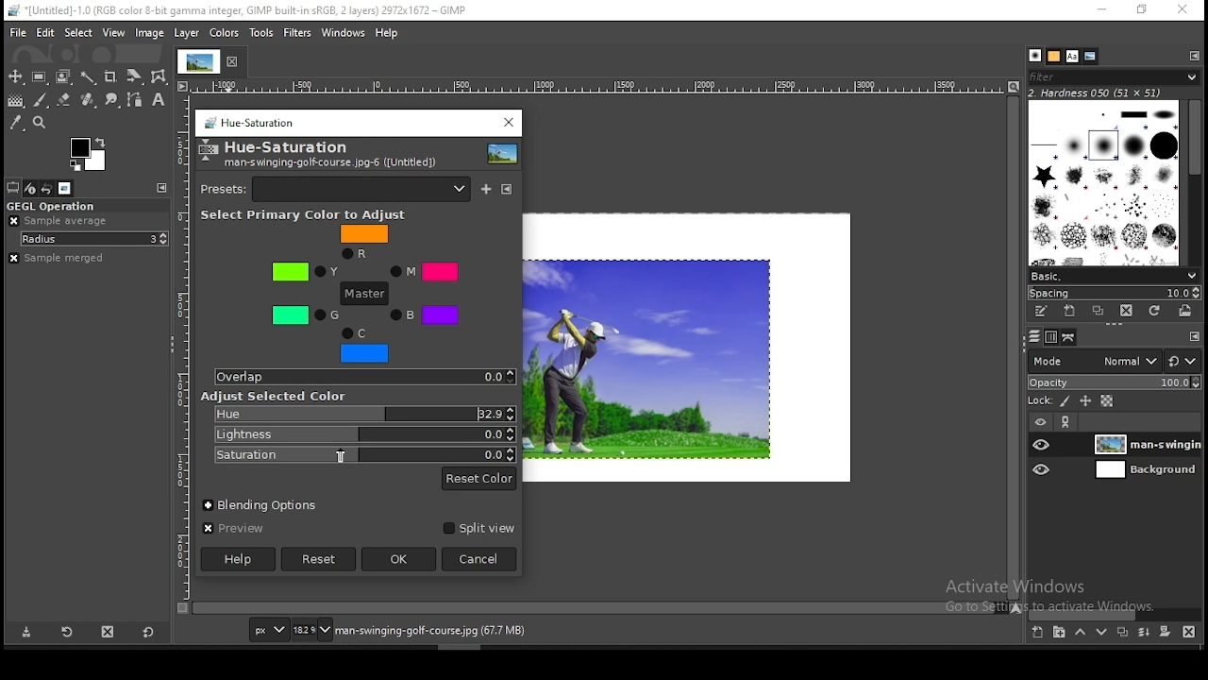 This screenshot has width=1208, height=680. What do you see at coordinates (15, 76) in the screenshot?
I see `move tool` at bounding box center [15, 76].